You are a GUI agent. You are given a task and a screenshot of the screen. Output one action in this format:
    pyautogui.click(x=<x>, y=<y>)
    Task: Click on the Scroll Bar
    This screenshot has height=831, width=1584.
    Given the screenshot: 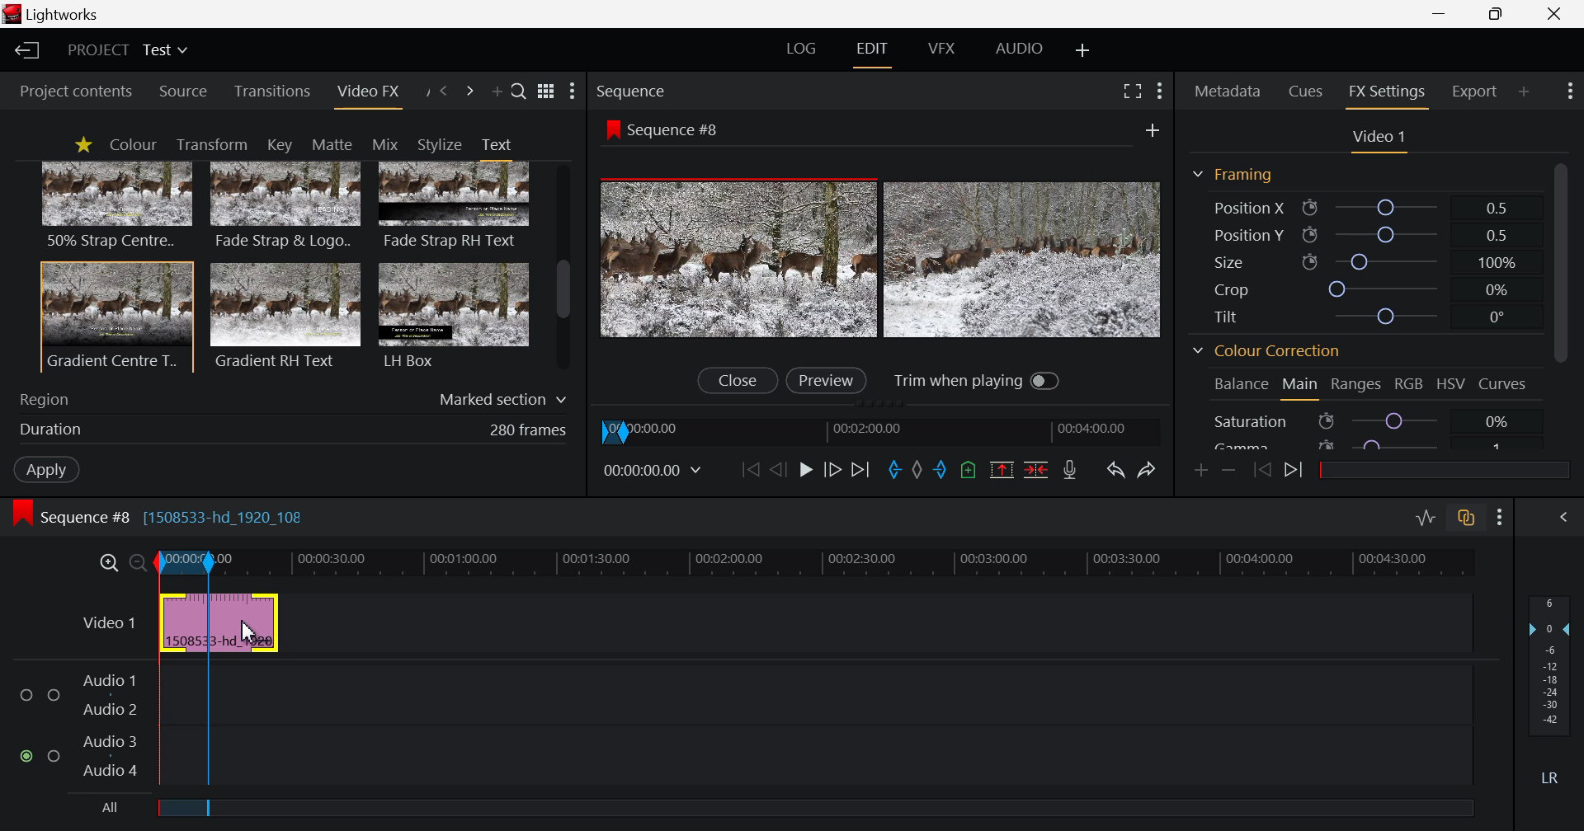 What is the action you would take?
    pyautogui.click(x=1560, y=302)
    